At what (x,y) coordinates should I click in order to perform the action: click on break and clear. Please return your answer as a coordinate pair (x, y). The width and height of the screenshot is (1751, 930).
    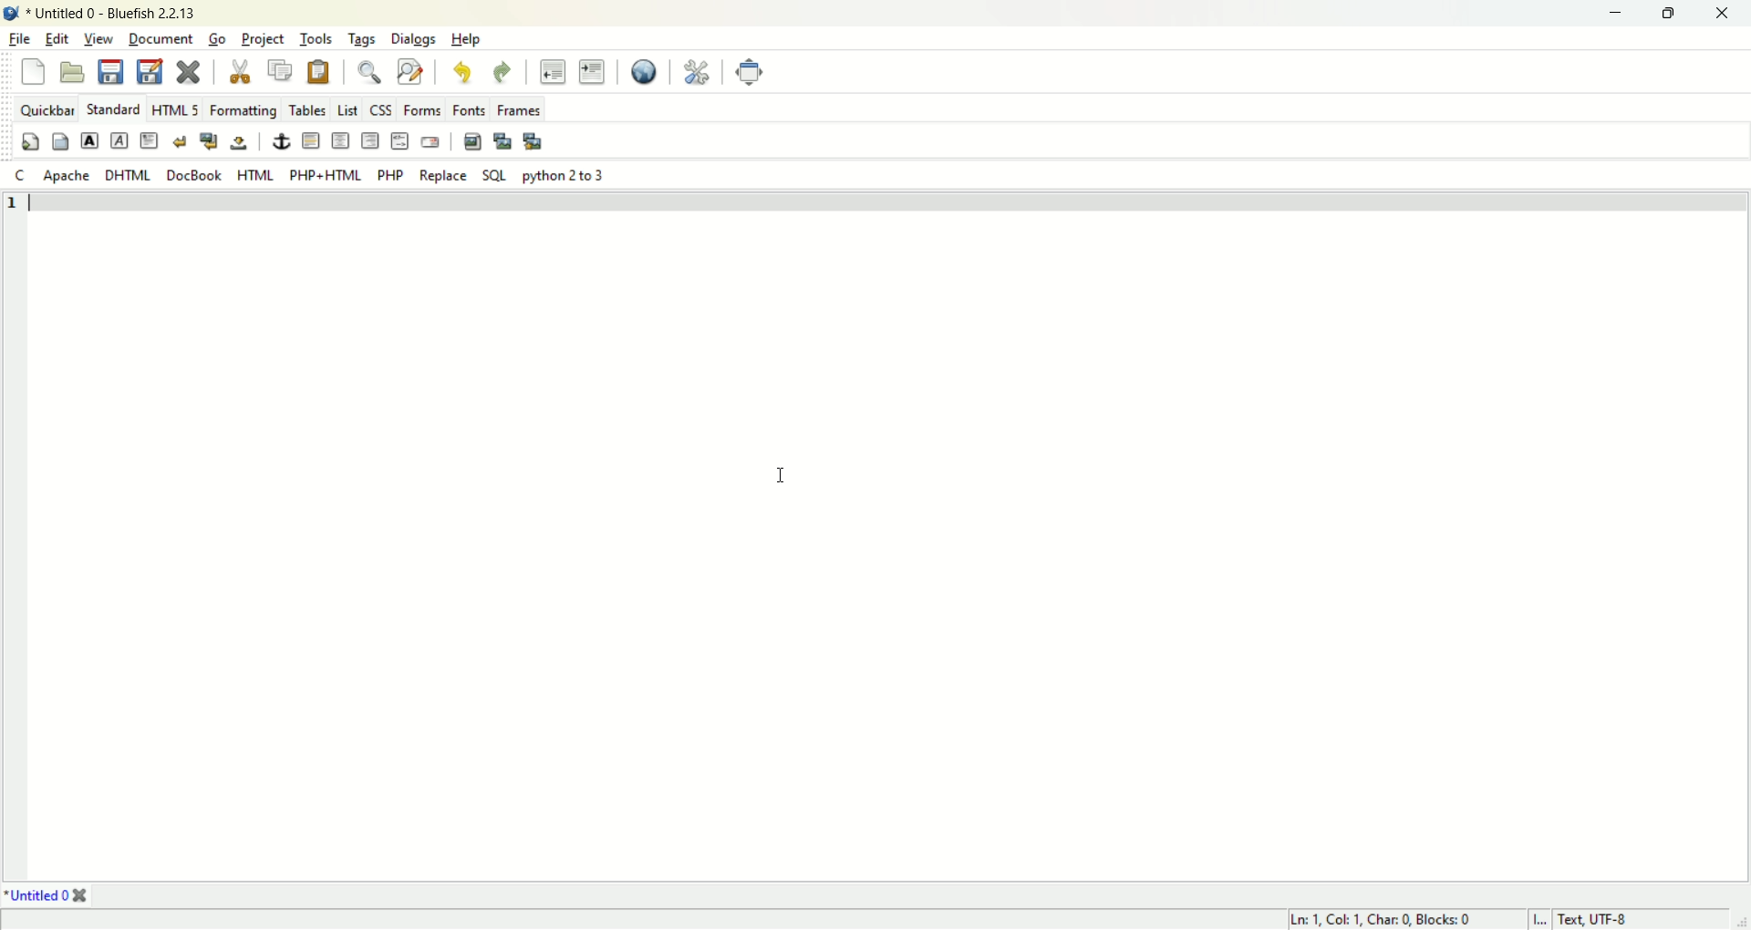
    Looking at the image, I should click on (207, 142).